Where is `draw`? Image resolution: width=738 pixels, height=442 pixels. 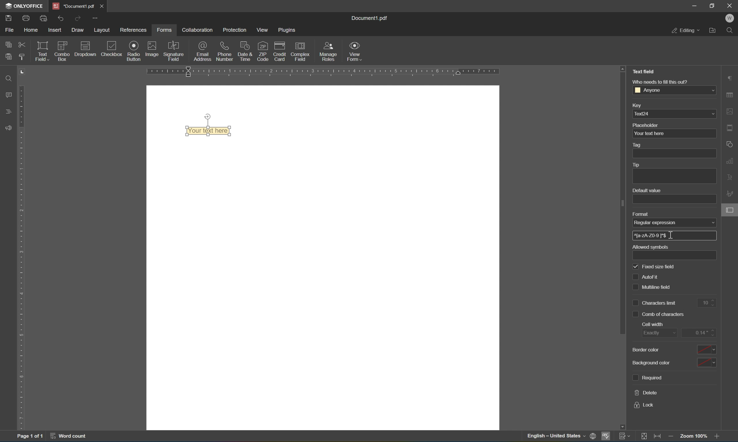
draw is located at coordinates (78, 30).